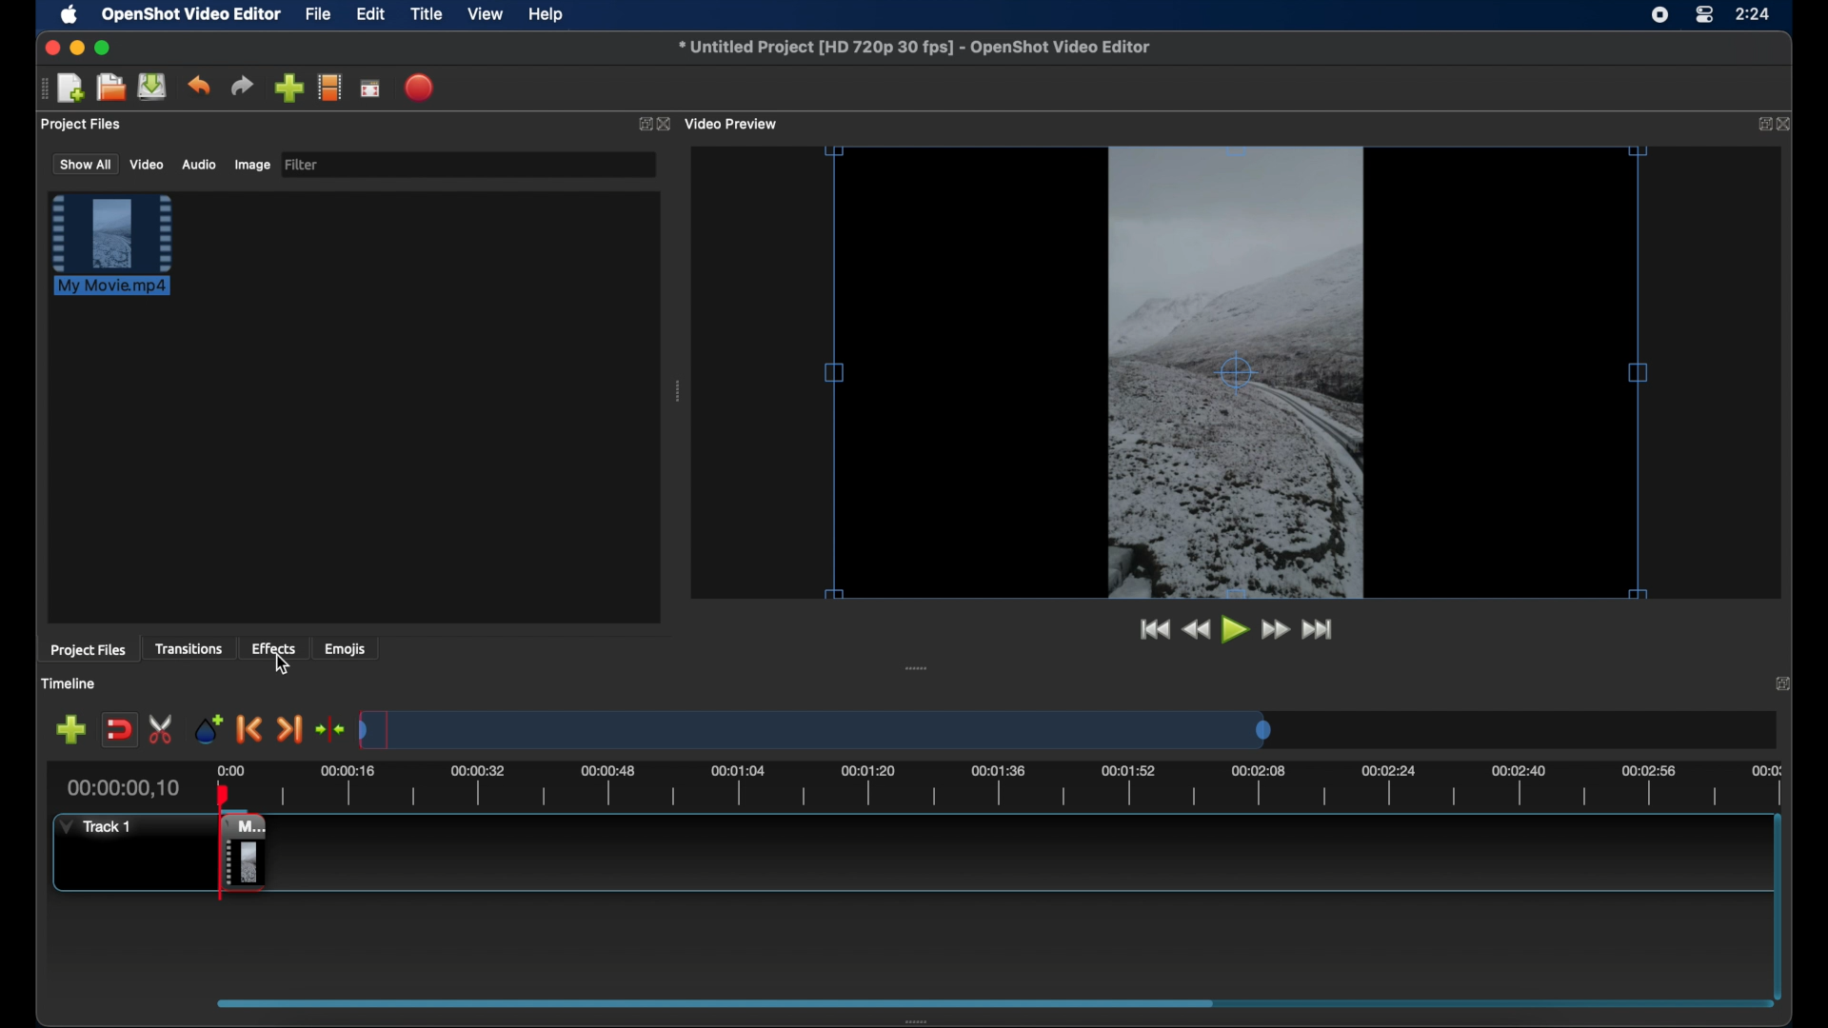 The height and width of the screenshot is (1028, 1828). What do you see at coordinates (120, 730) in the screenshot?
I see `disable snapping` at bounding box center [120, 730].